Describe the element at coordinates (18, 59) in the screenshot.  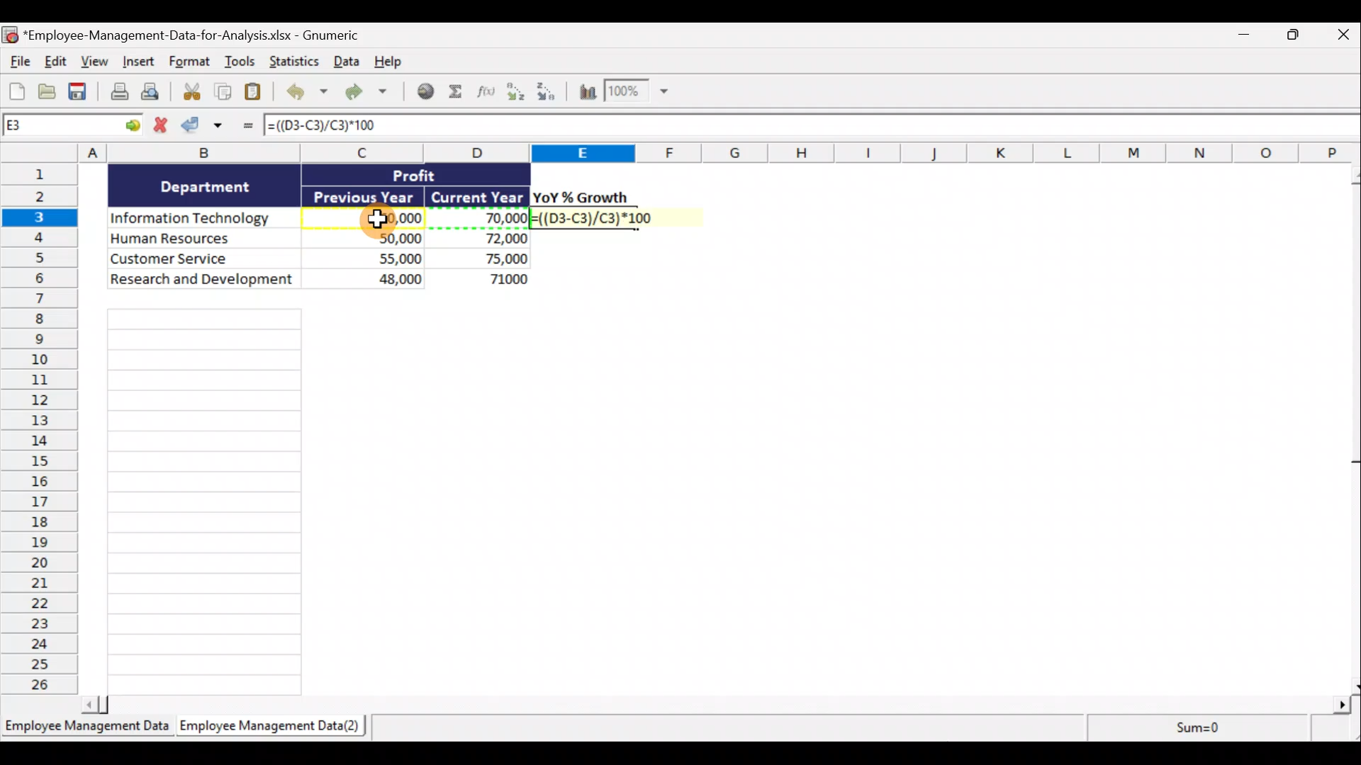
I see `File` at that location.